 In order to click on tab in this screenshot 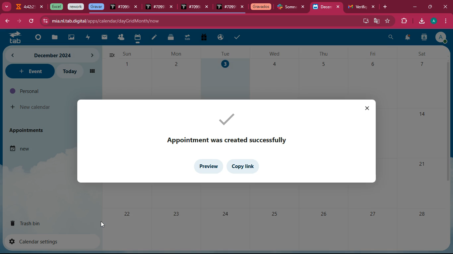, I will do `click(55, 7)`.